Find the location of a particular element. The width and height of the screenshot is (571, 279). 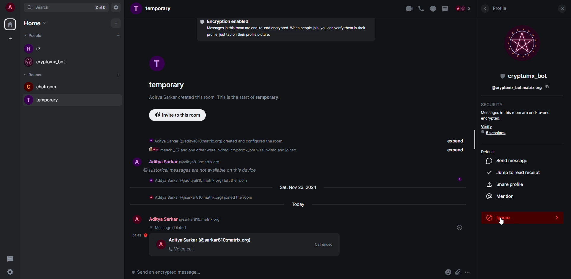

day is located at coordinates (301, 187).